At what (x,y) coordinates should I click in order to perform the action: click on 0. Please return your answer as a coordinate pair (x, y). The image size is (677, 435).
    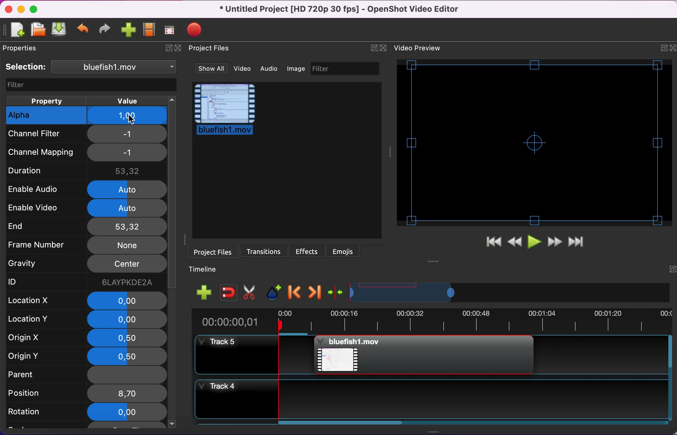
    Looking at the image, I should click on (128, 319).